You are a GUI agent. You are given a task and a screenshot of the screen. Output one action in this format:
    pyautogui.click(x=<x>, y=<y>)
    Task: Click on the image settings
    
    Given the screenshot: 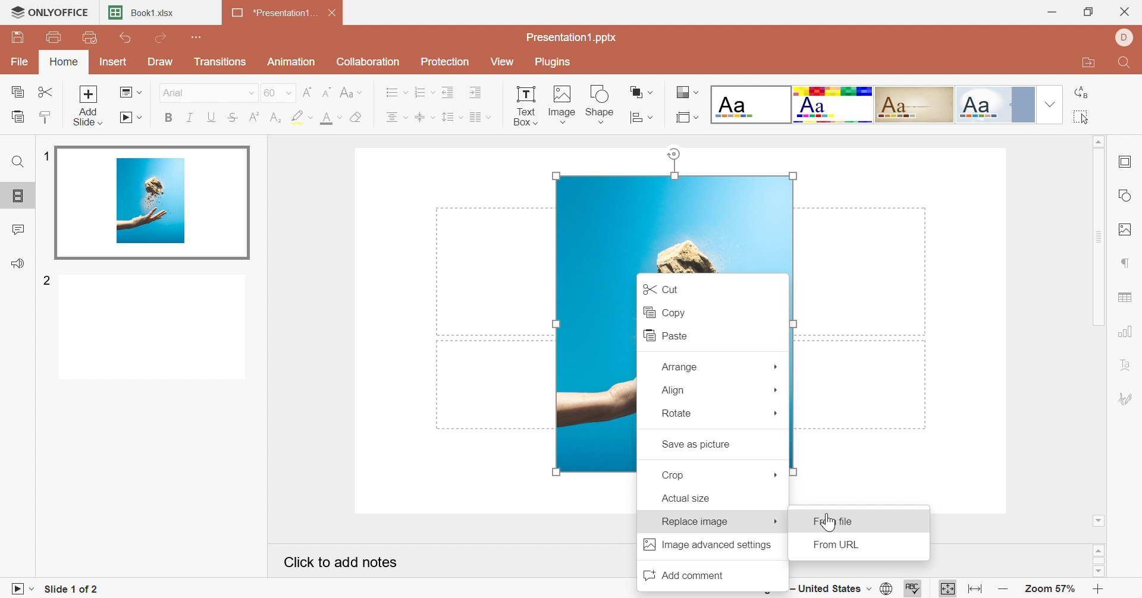 What is the action you would take?
    pyautogui.click(x=1128, y=230)
    